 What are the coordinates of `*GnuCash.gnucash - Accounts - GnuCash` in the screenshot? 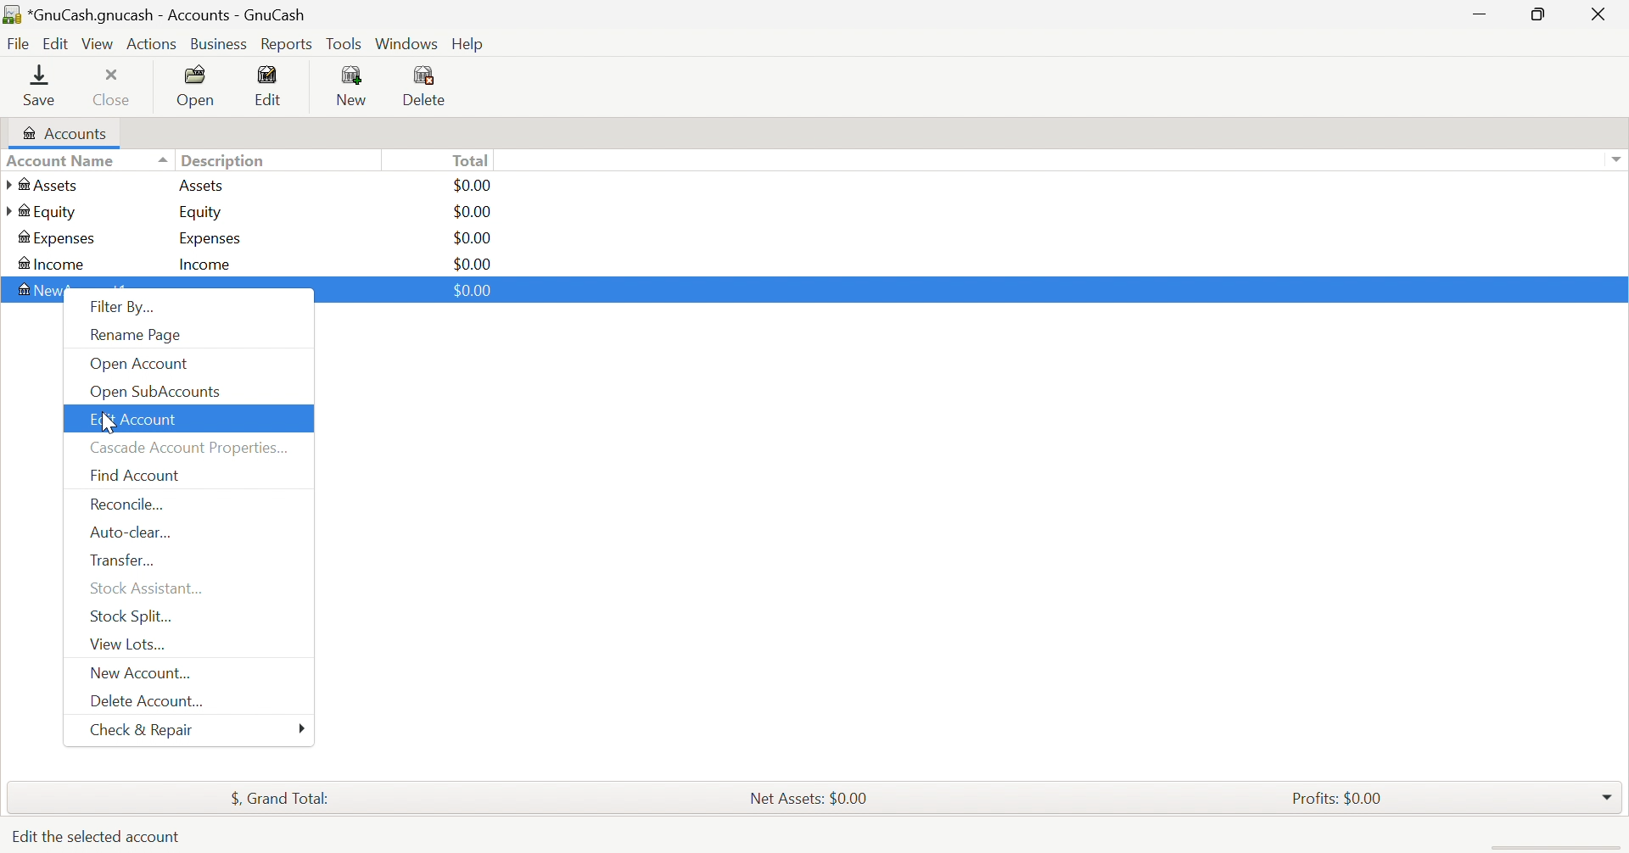 It's located at (156, 14).